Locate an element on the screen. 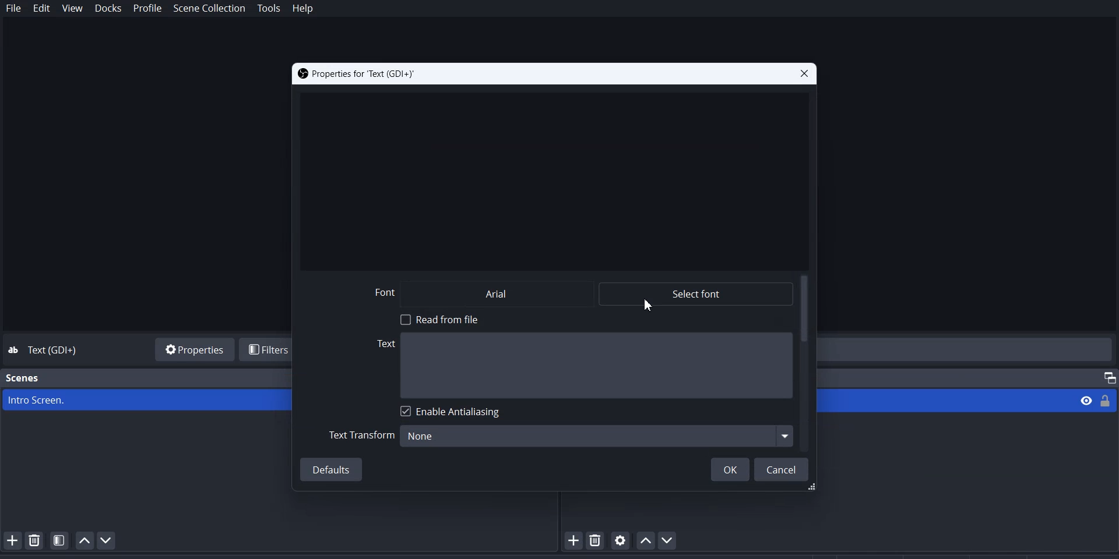 The image size is (1119, 559). File is located at coordinates (14, 9).